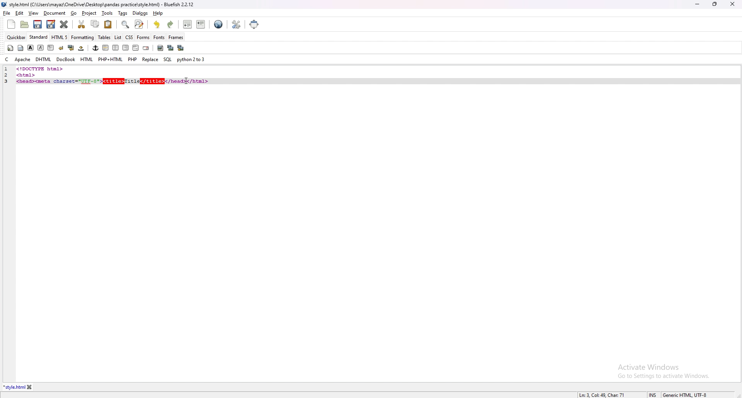 The height and width of the screenshot is (398, 742). What do you see at coordinates (126, 25) in the screenshot?
I see `find bar` at bounding box center [126, 25].